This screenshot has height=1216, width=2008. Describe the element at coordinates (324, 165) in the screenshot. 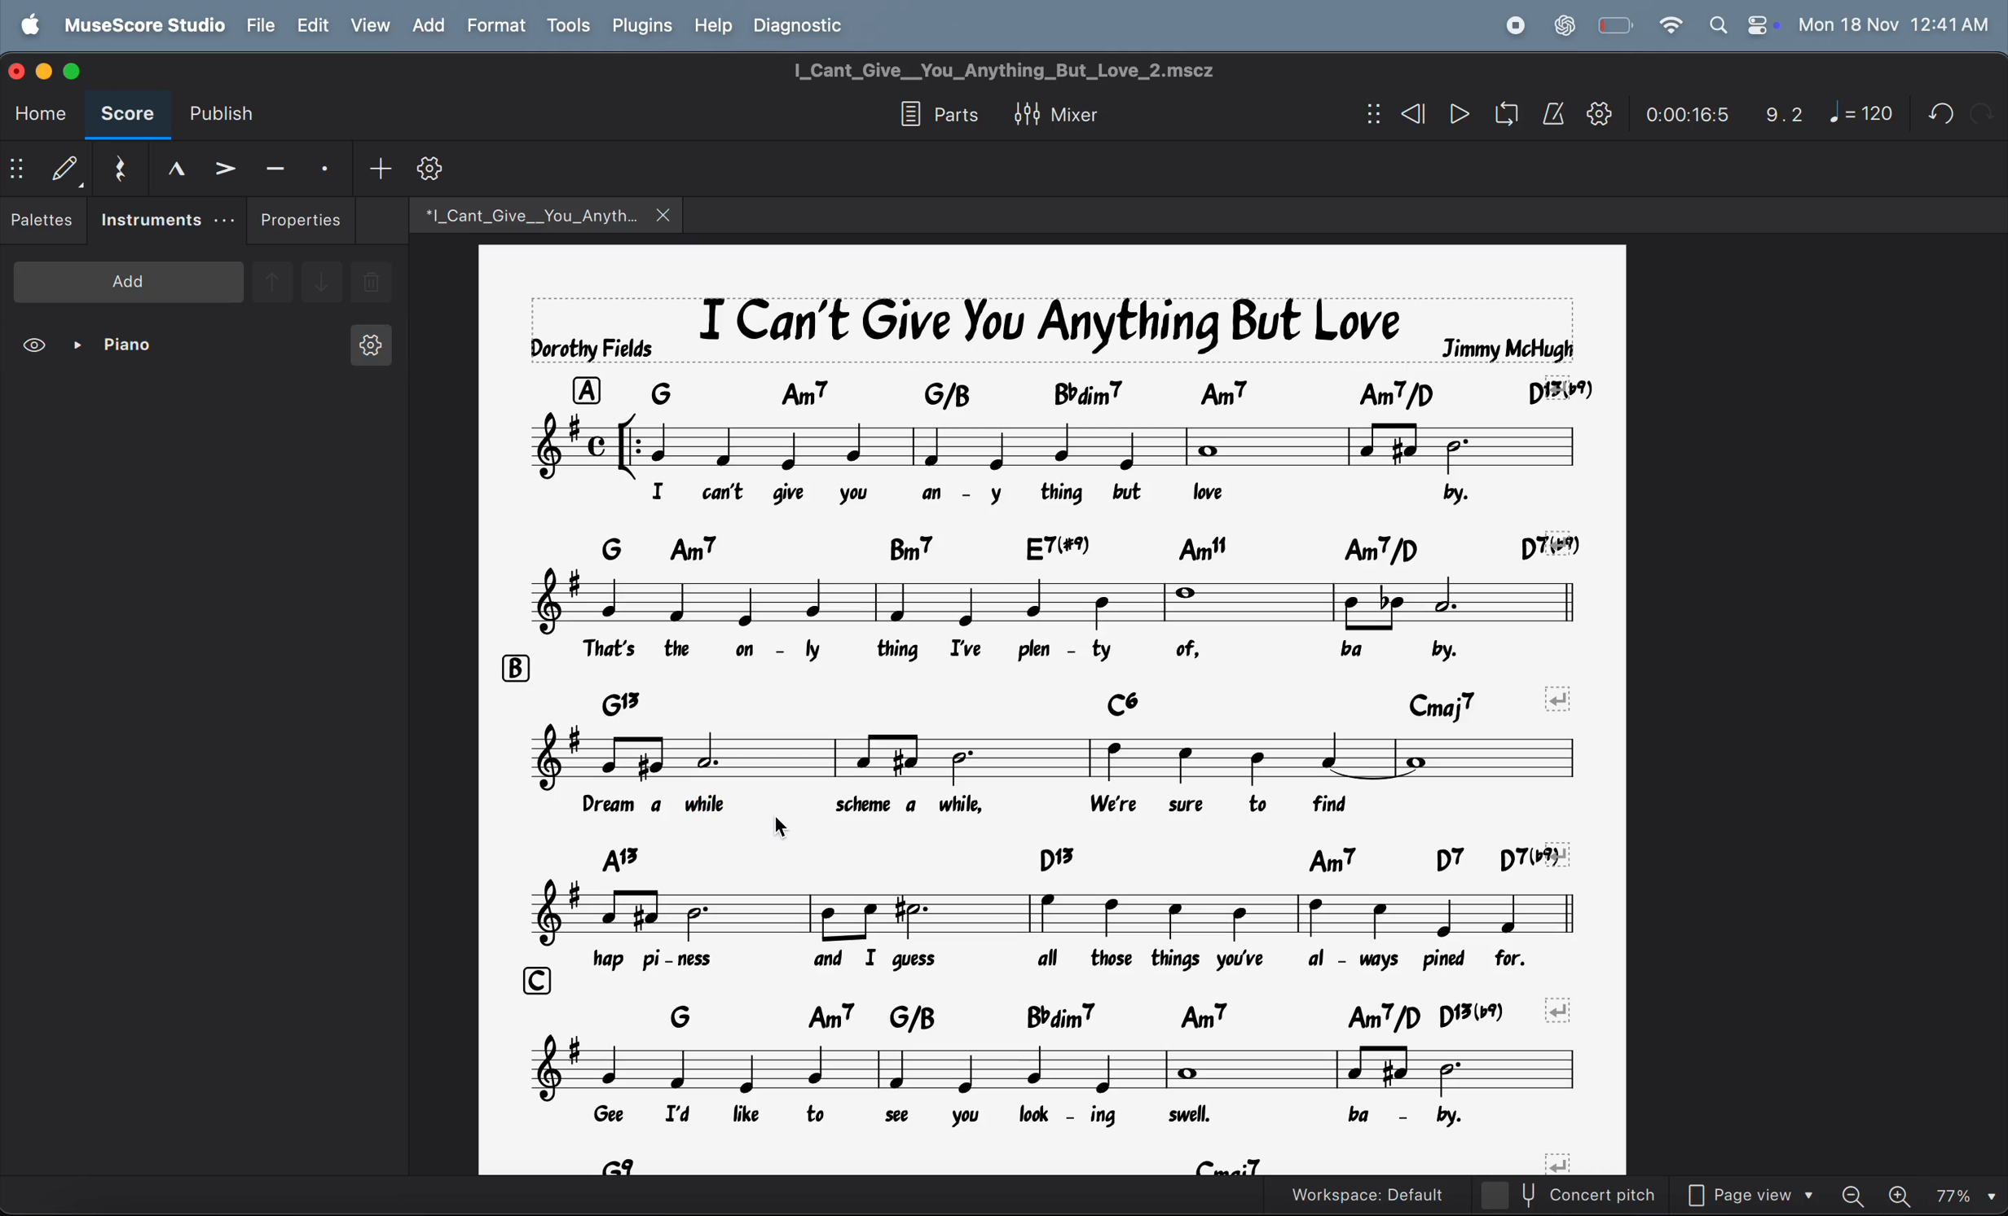

I see `stacatto` at that location.